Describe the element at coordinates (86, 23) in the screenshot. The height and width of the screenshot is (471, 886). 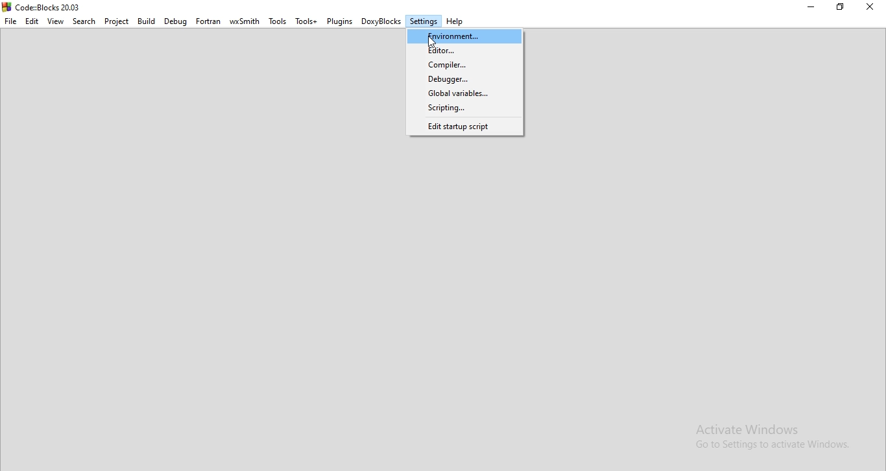
I see `Select` at that location.